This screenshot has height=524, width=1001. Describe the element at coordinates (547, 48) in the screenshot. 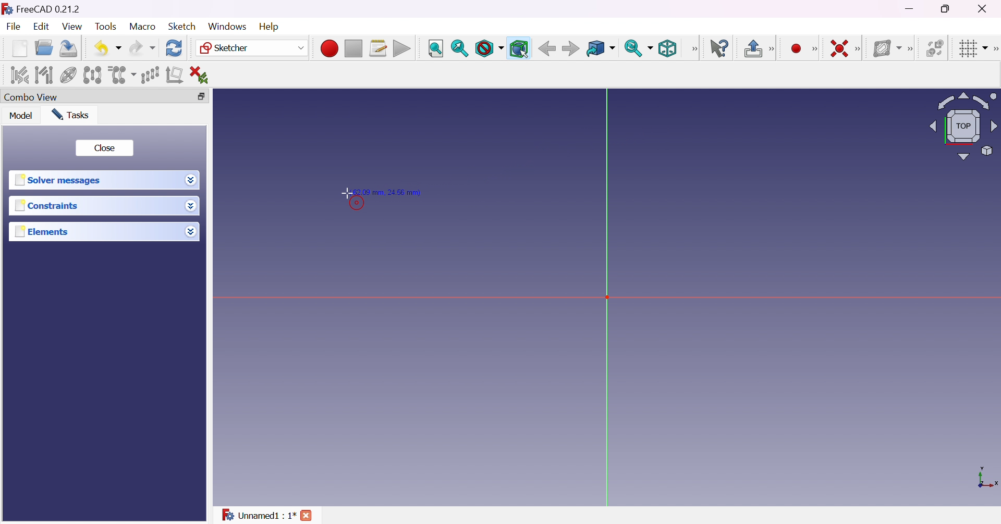

I see `Back` at that location.